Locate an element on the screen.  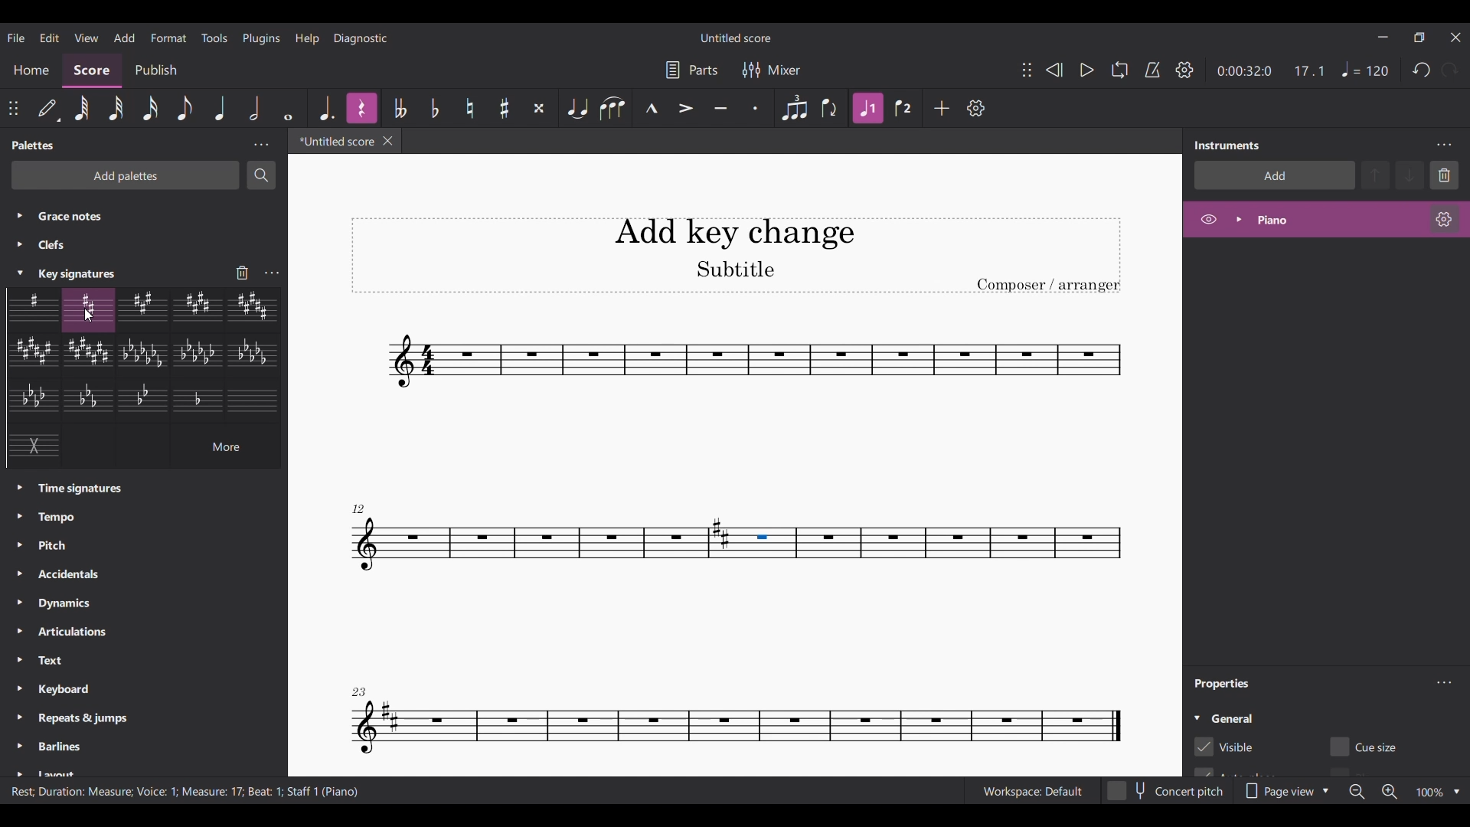
Hide piano is located at coordinates (1208, 219).